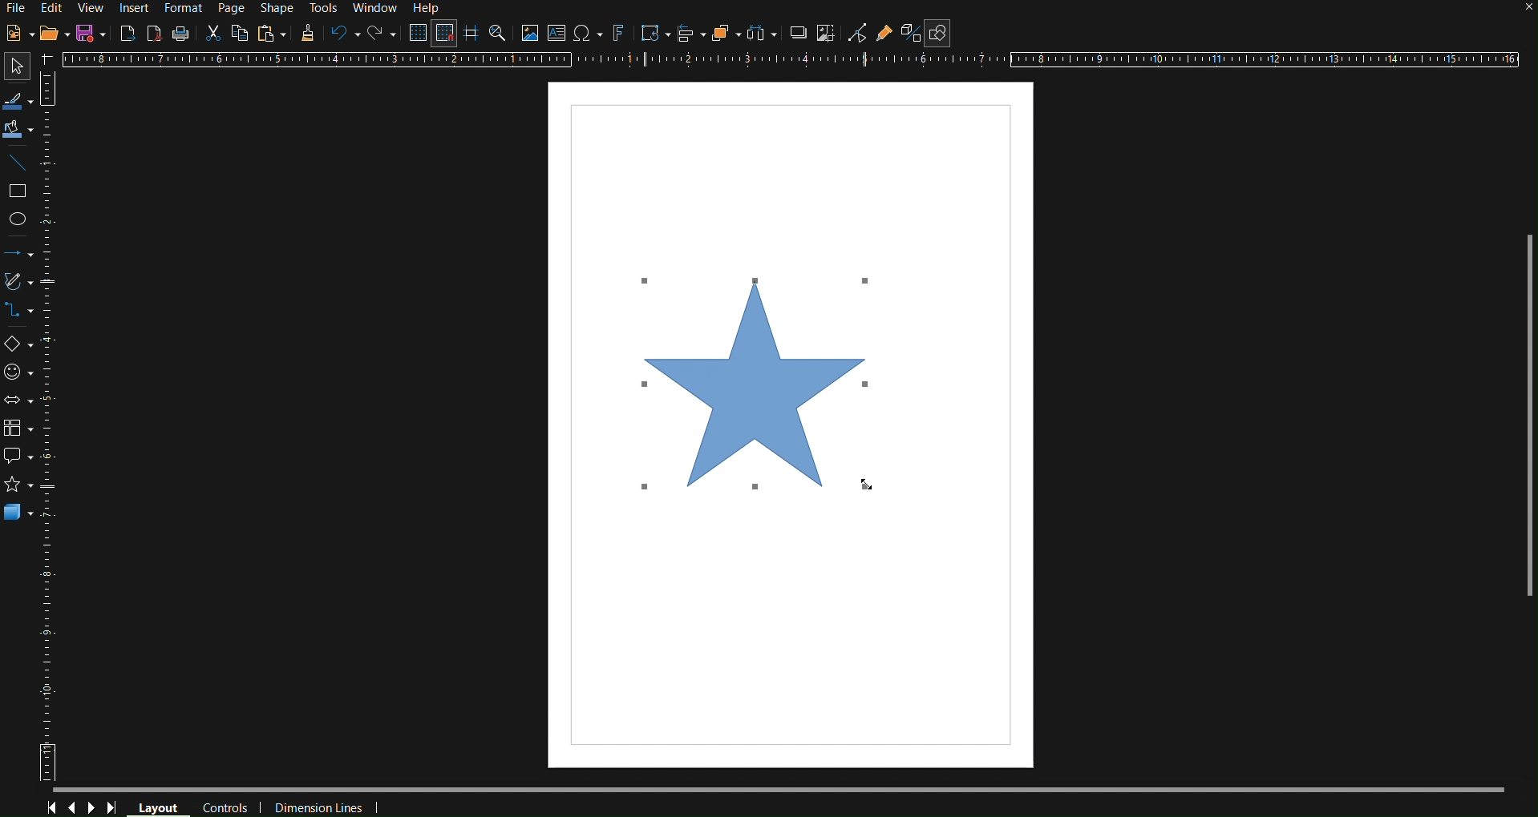 Image resolution: width=1538 pixels, height=817 pixels. What do you see at coordinates (270, 34) in the screenshot?
I see `Paste` at bounding box center [270, 34].